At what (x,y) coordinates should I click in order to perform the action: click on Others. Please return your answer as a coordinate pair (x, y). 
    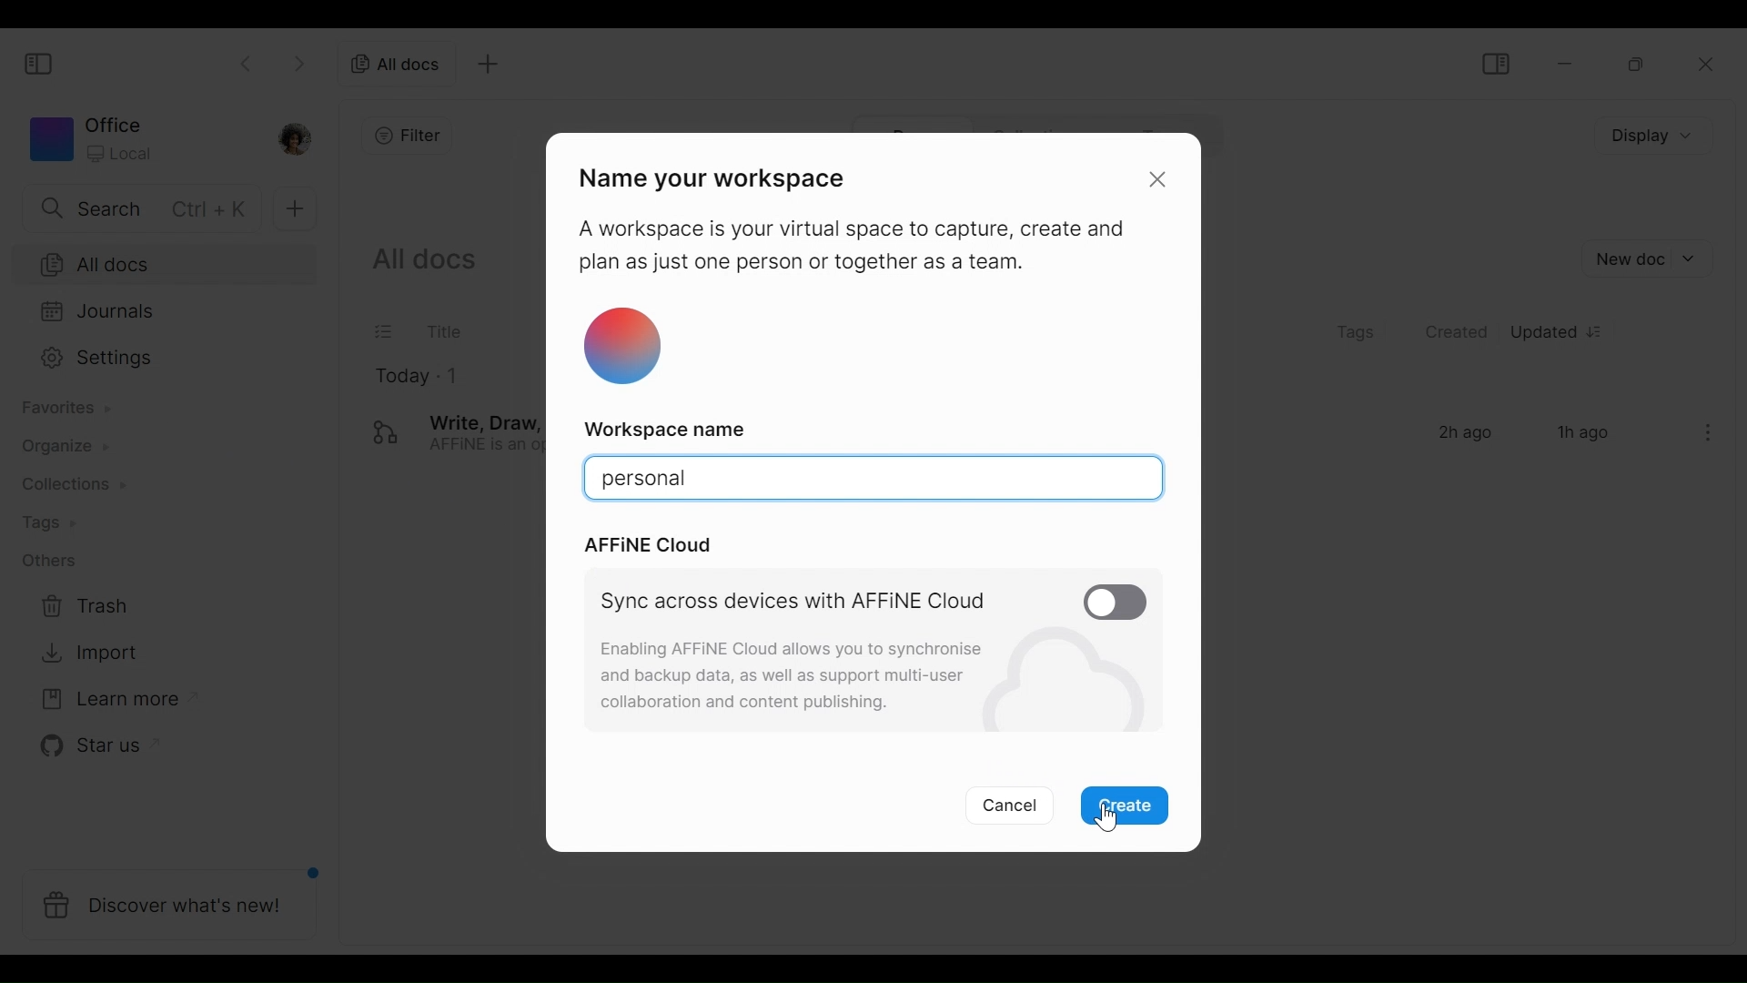
    Looking at the image, I should click on (46, 560).